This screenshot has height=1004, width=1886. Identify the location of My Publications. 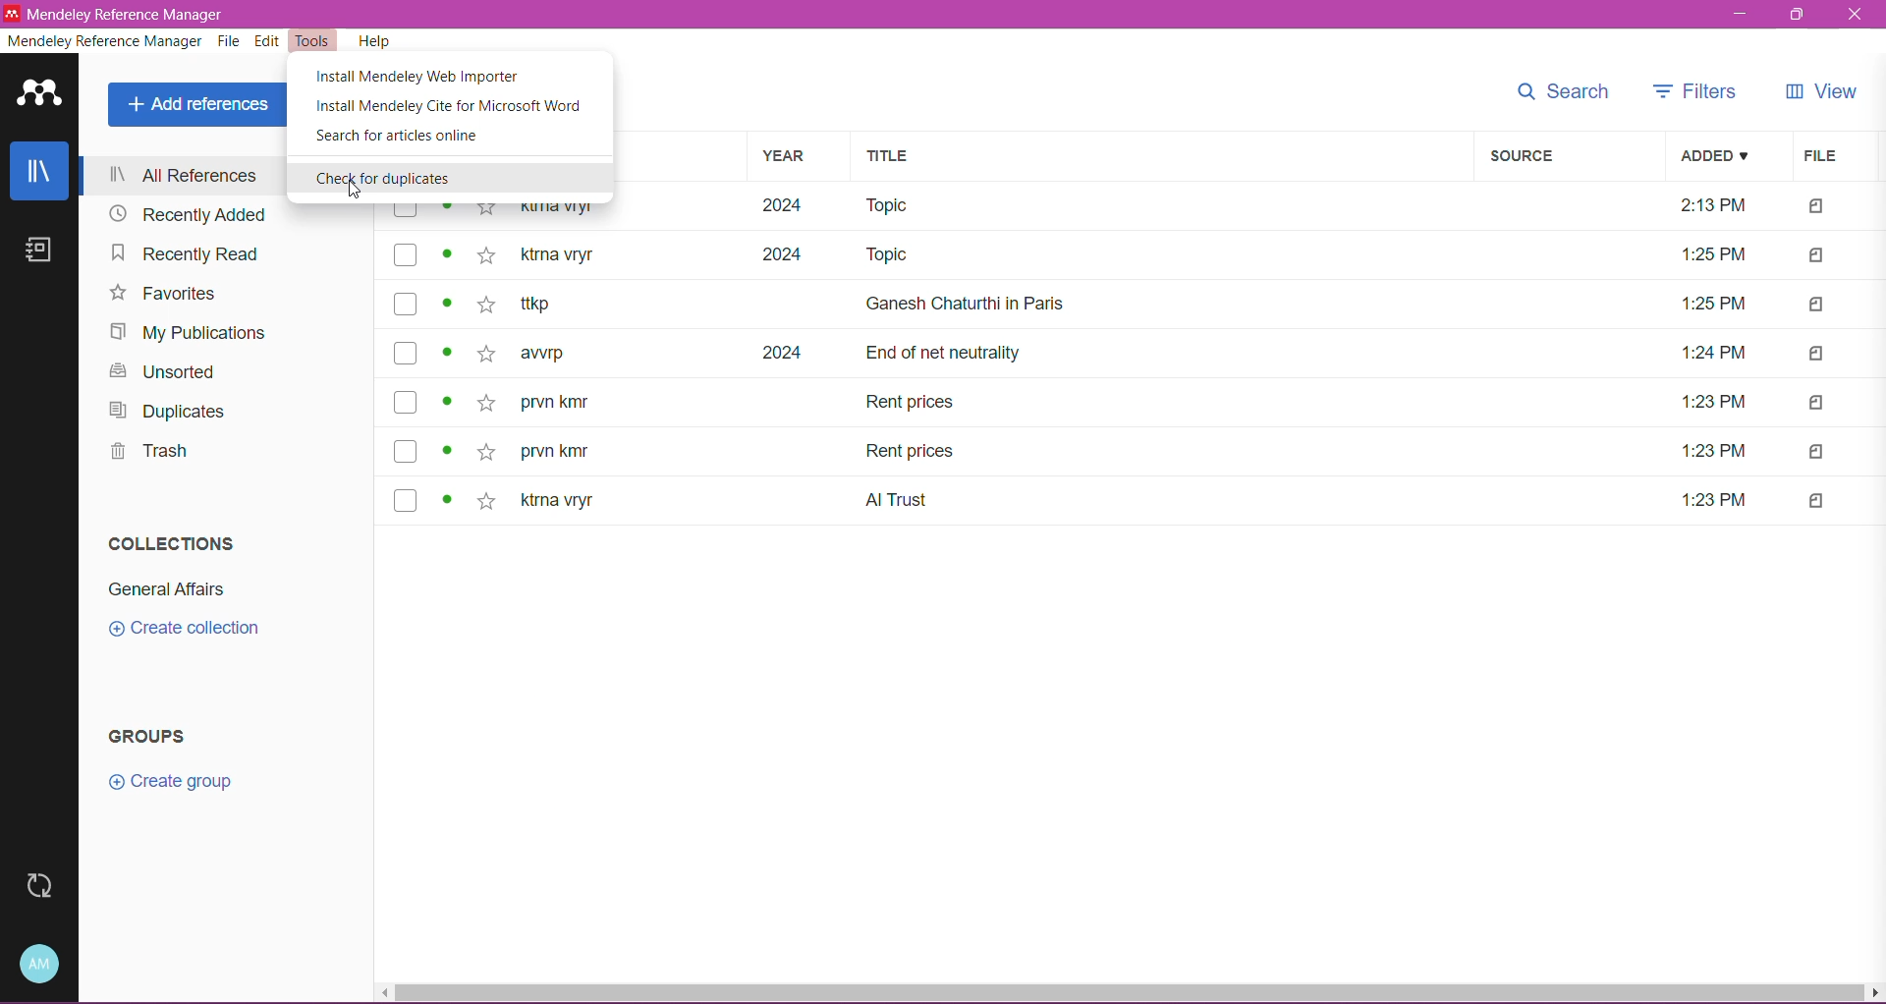
(190, 332).